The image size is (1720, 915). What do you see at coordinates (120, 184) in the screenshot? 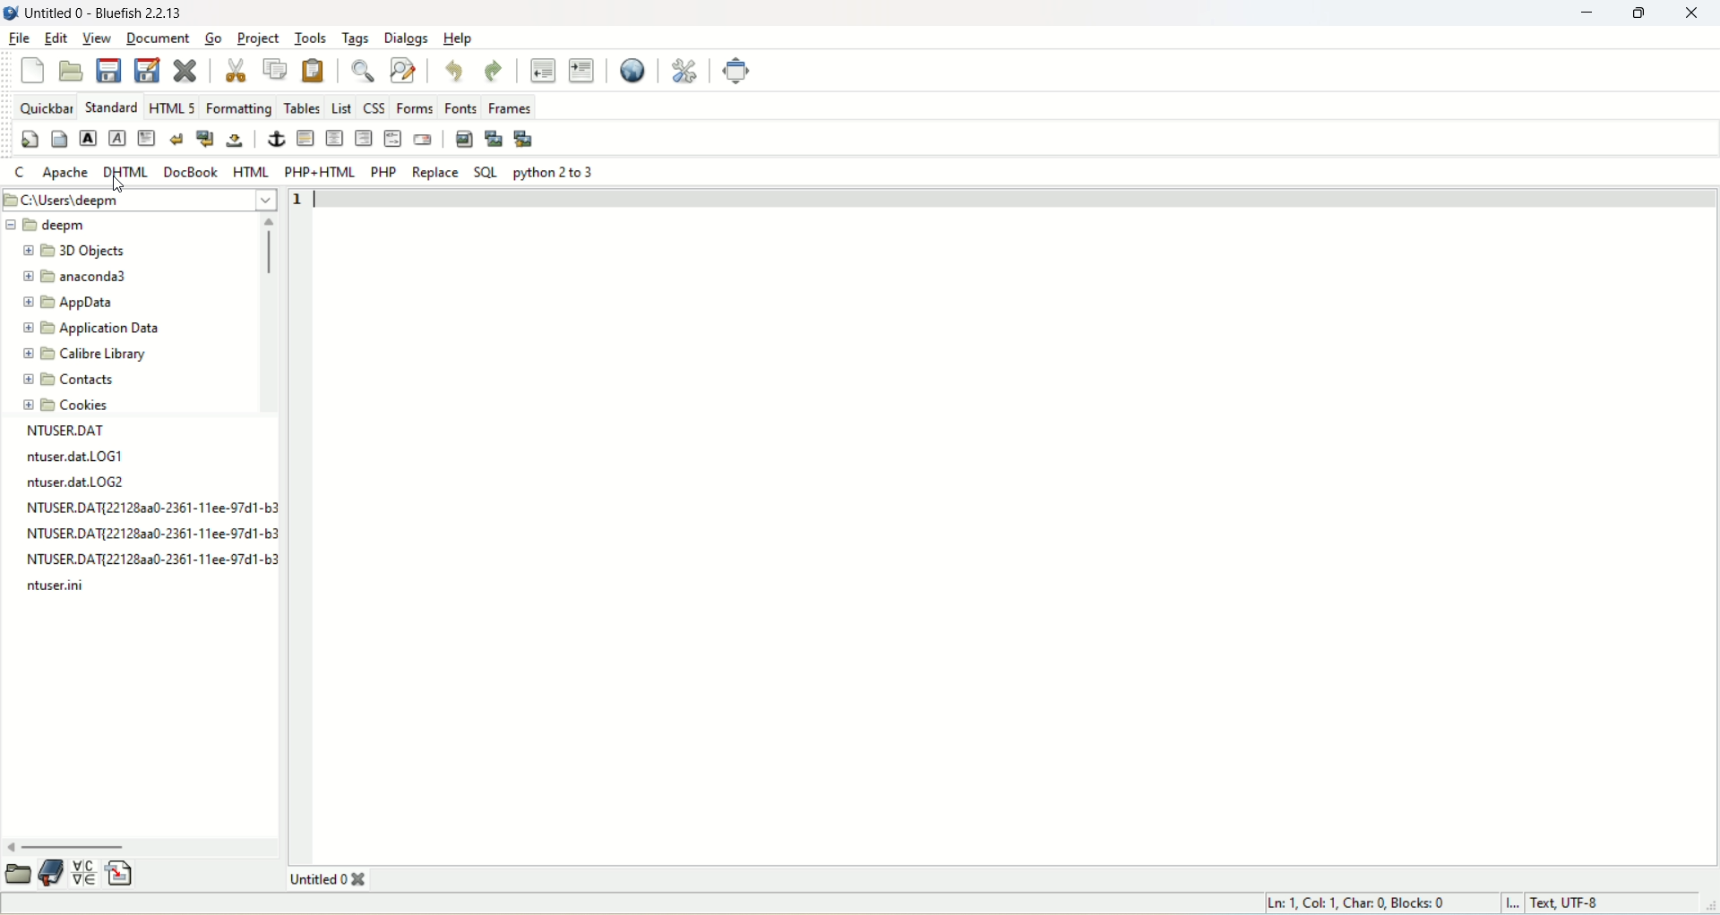
I see `Cursor` at bounding box center [120, 184].